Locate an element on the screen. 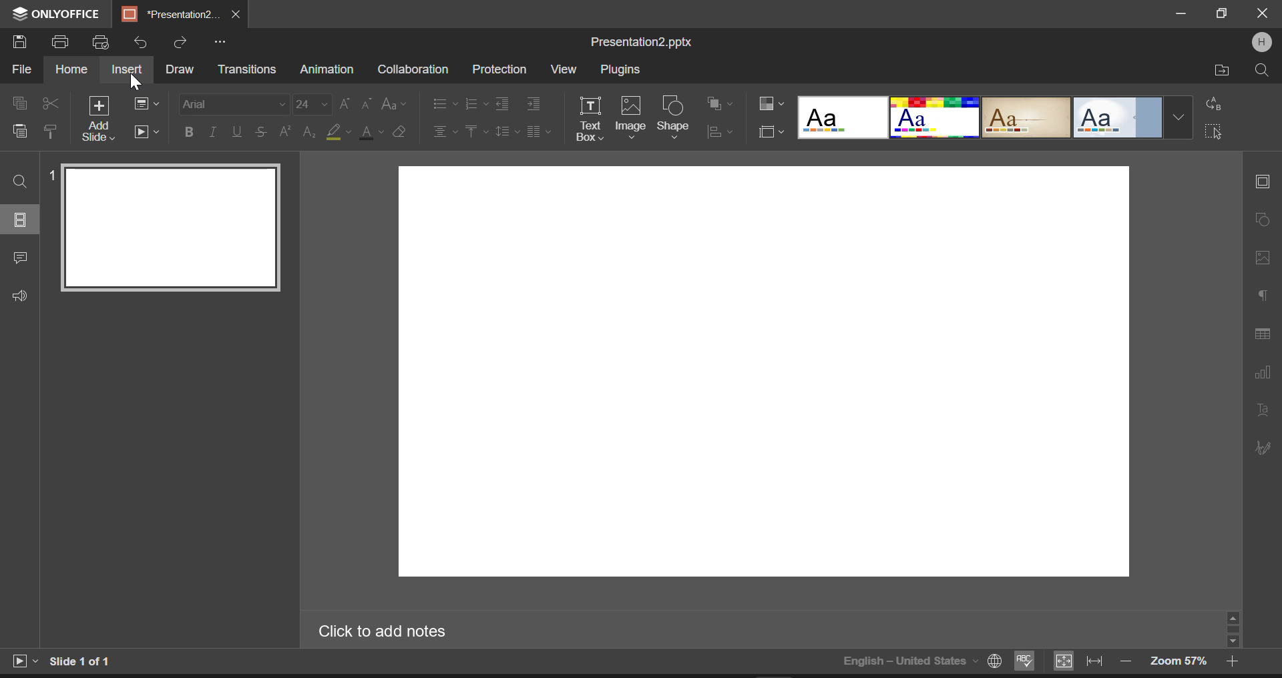  Close is located at coordinates (1262, 15).